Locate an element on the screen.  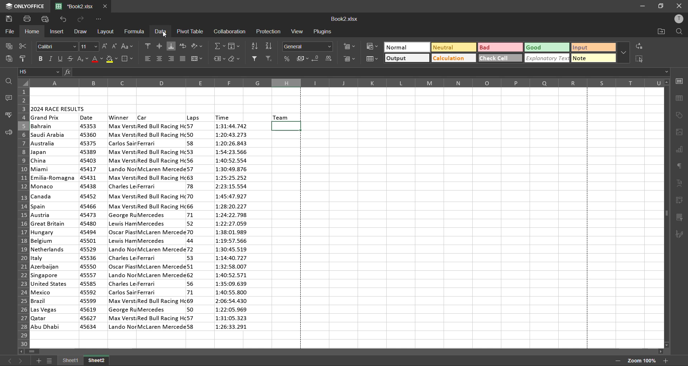
borders is located at coordinates (127, 59).